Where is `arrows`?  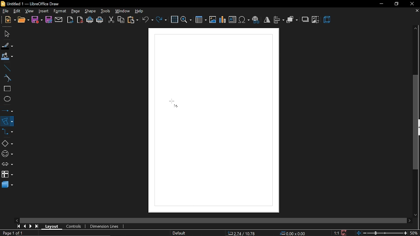 arrows is located at coordinates (7, 165).